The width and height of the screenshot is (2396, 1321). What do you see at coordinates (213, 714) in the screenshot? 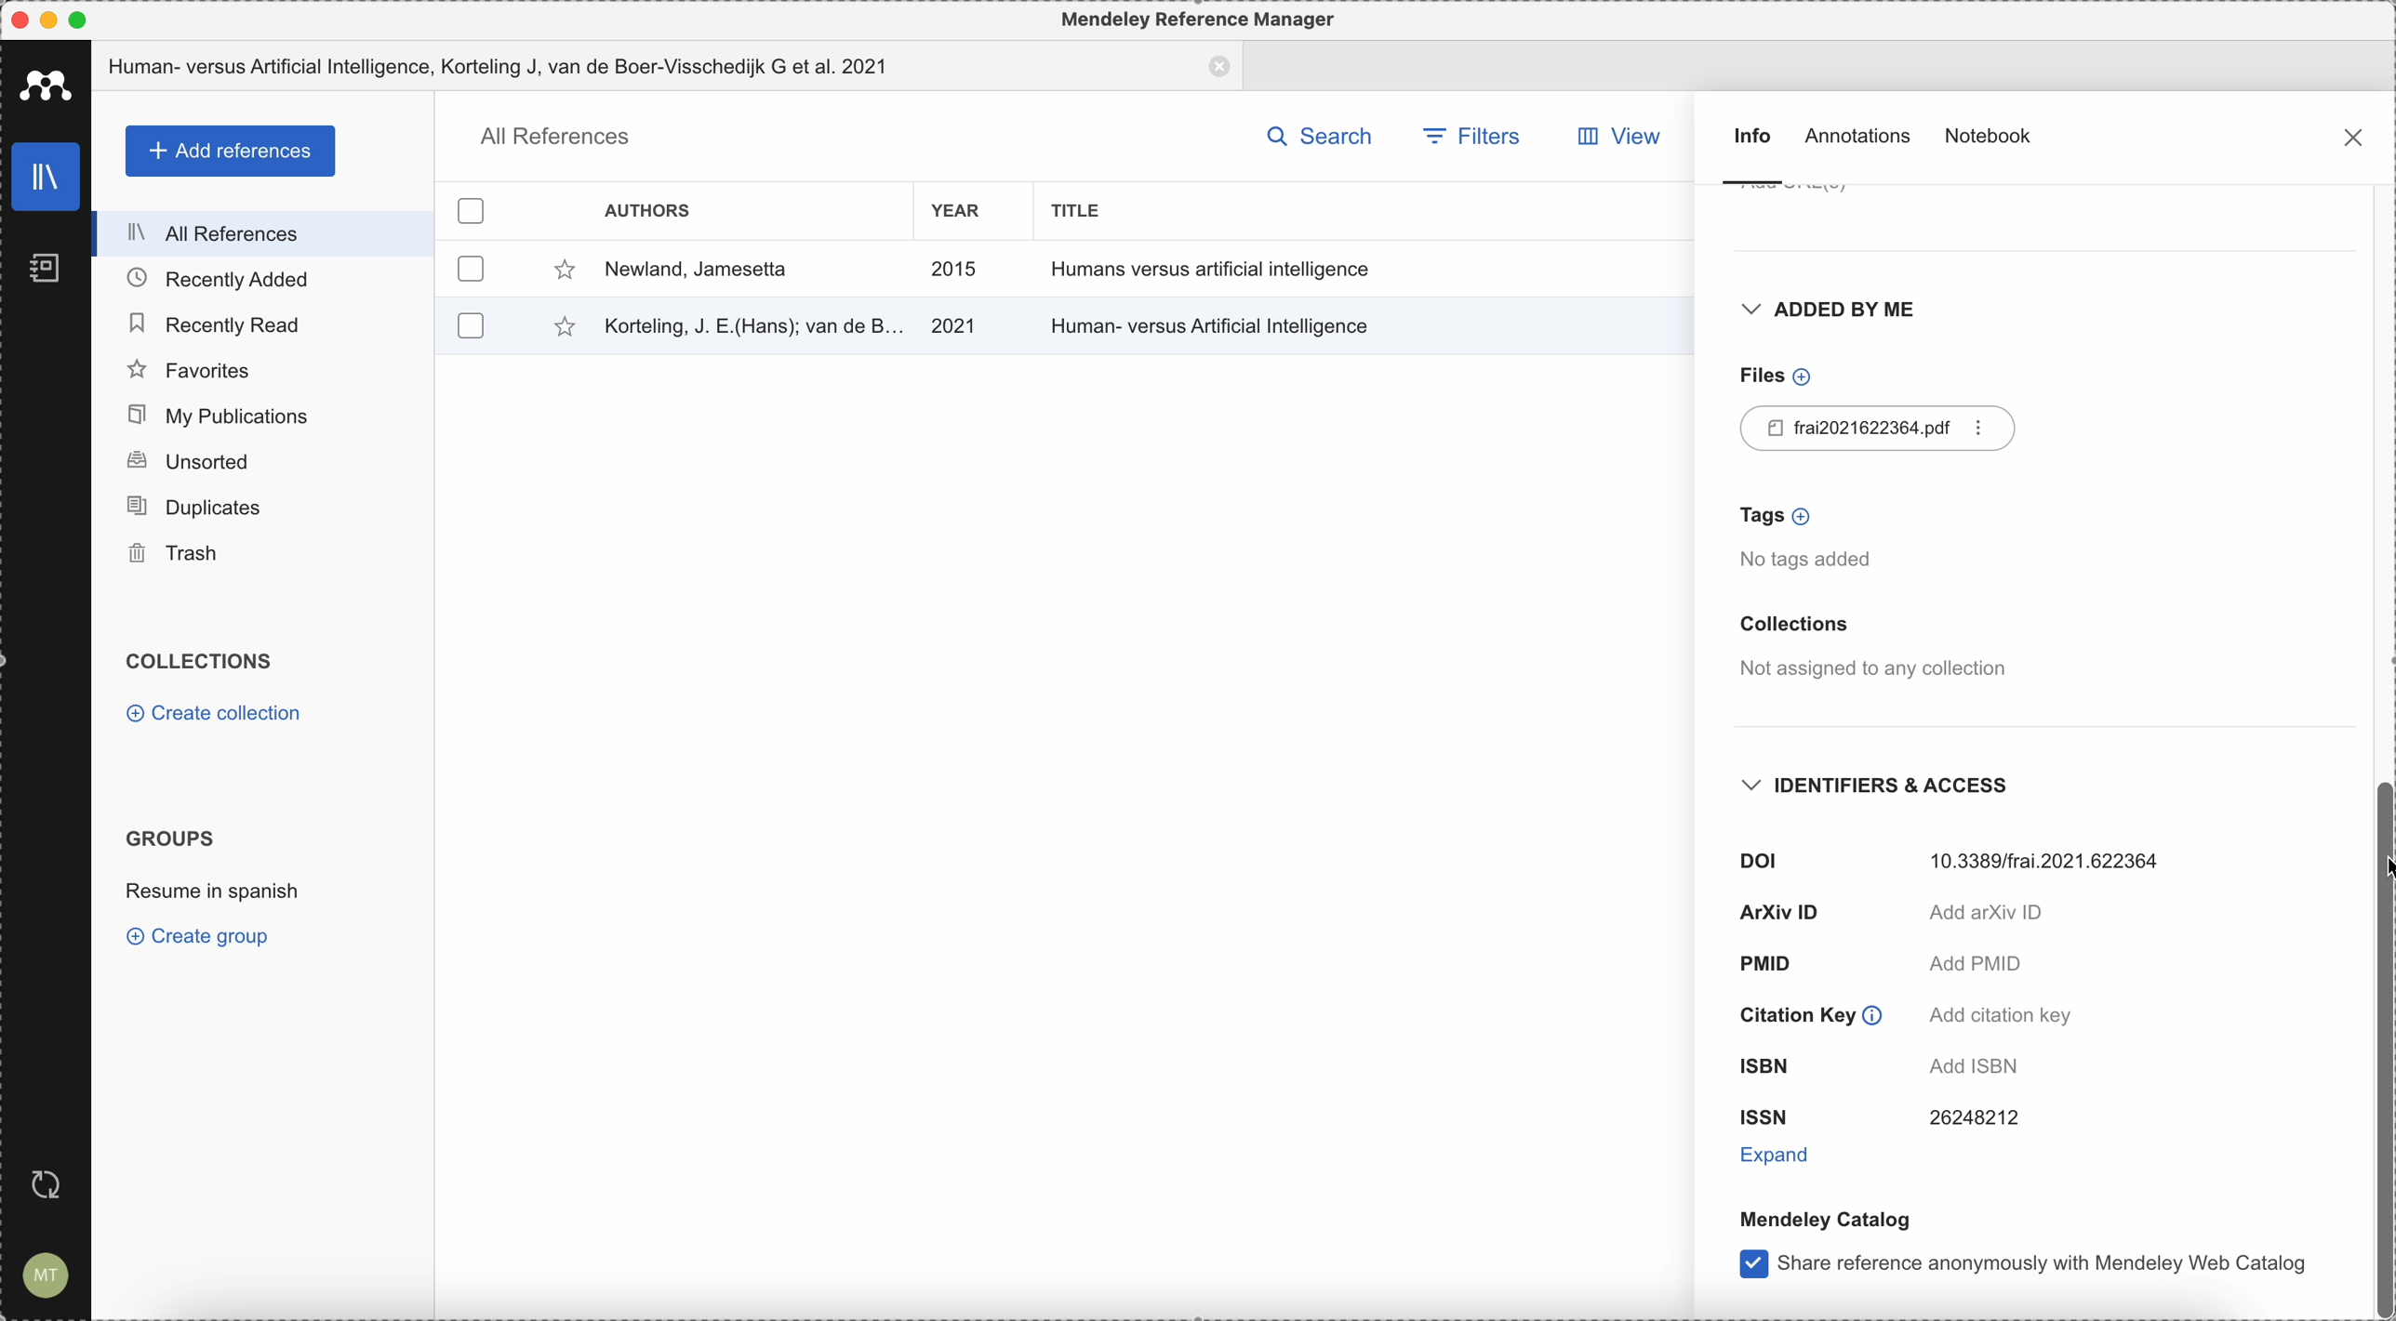
I see `create collection` at bounding box center [213, 714].